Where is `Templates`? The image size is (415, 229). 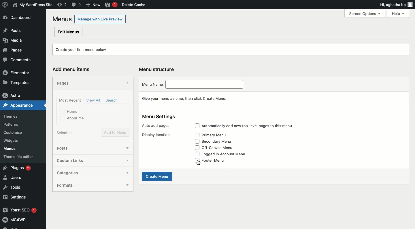
Templates is located at coordinates (20, 82).